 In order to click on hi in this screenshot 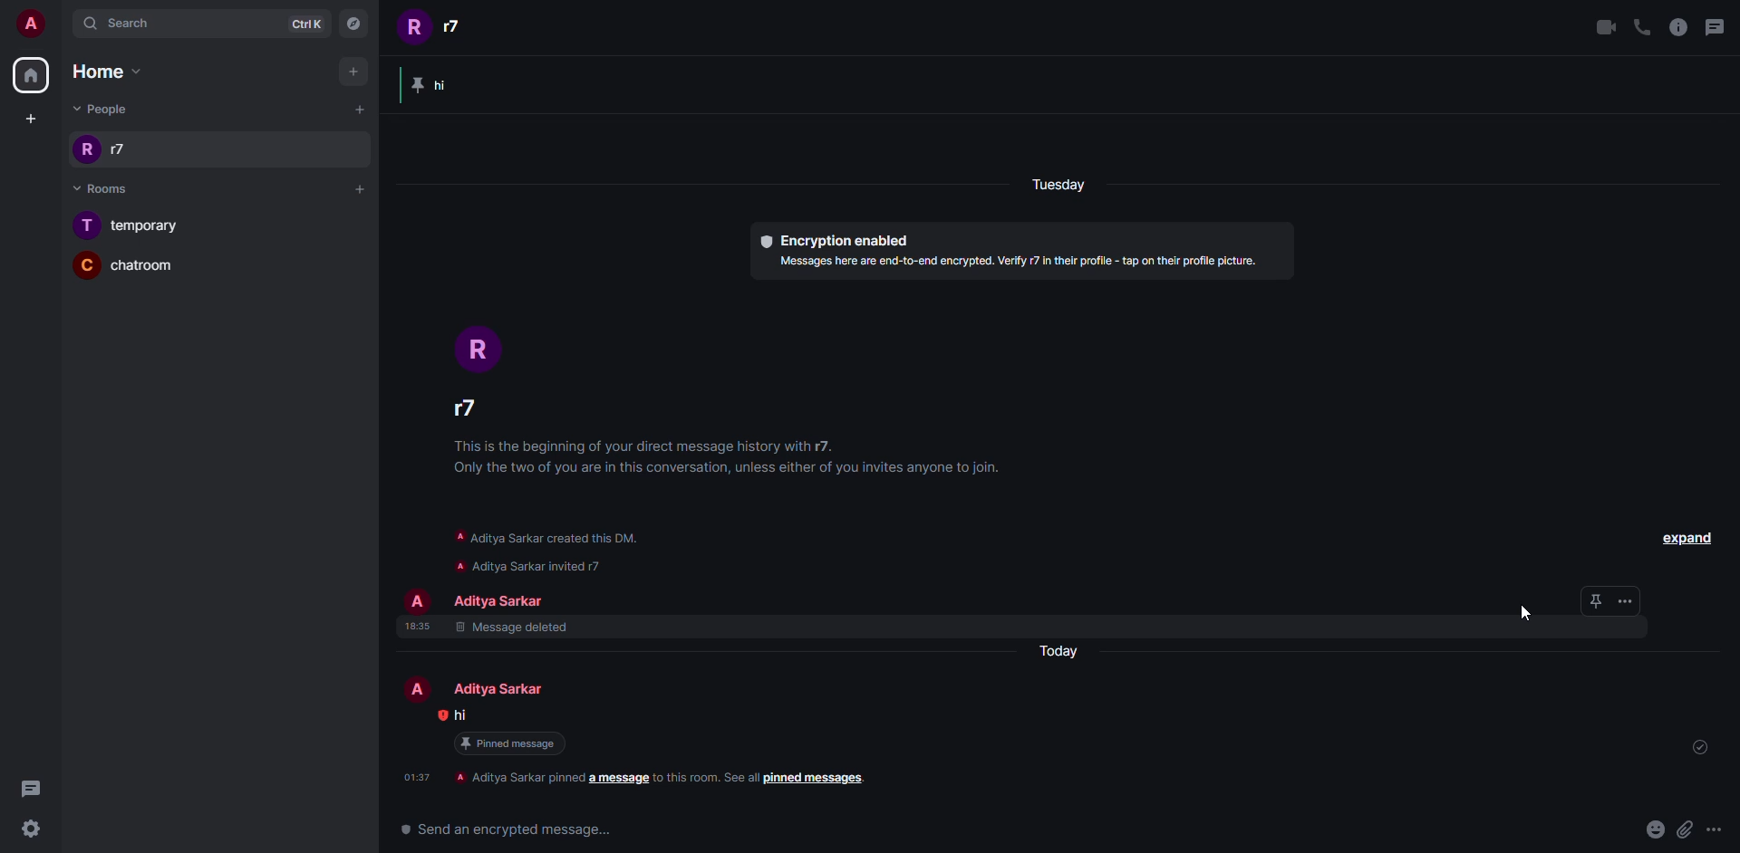, I will do `click(474, 714)`.